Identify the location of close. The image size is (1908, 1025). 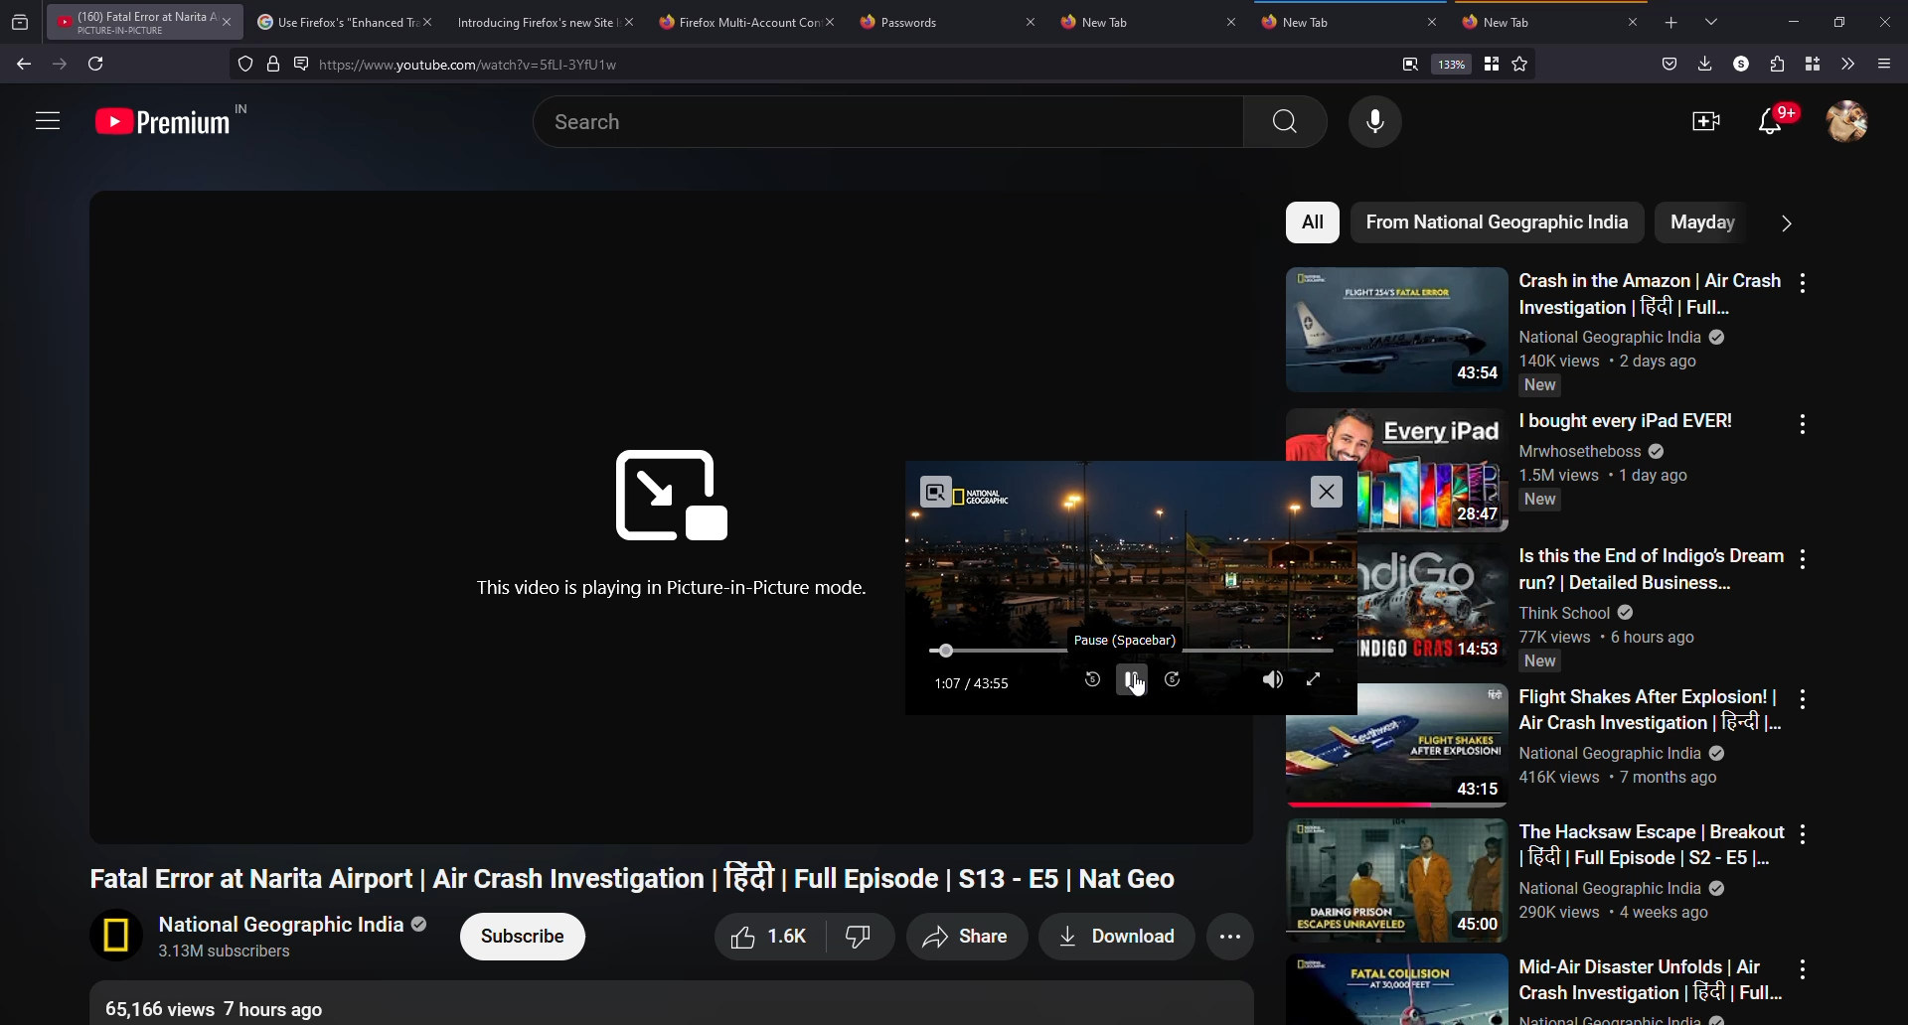
(227, 22).